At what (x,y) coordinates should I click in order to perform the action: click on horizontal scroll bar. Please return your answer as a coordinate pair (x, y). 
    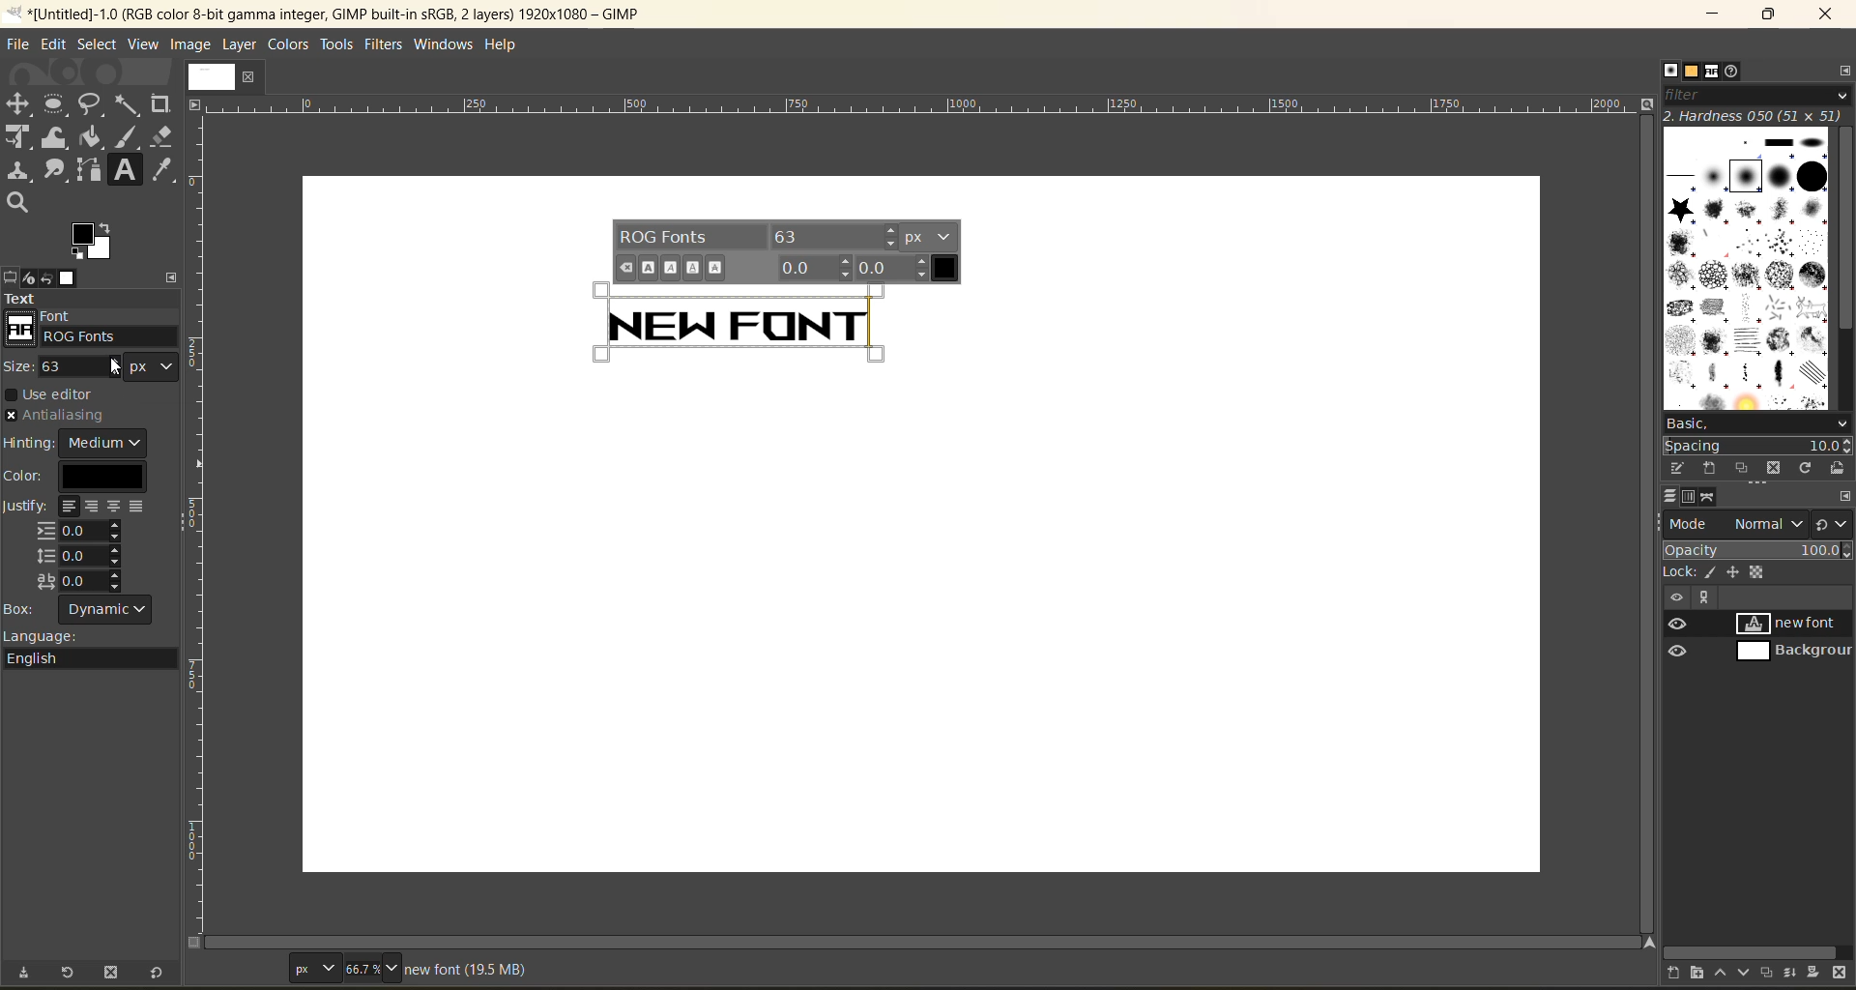
    Looking at the image, I should click on (1753, 952).